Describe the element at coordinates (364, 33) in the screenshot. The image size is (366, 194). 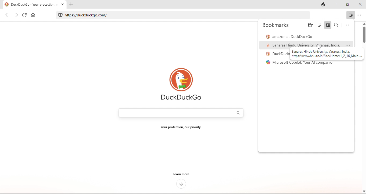
I see `vertical scroll bar` at that location.